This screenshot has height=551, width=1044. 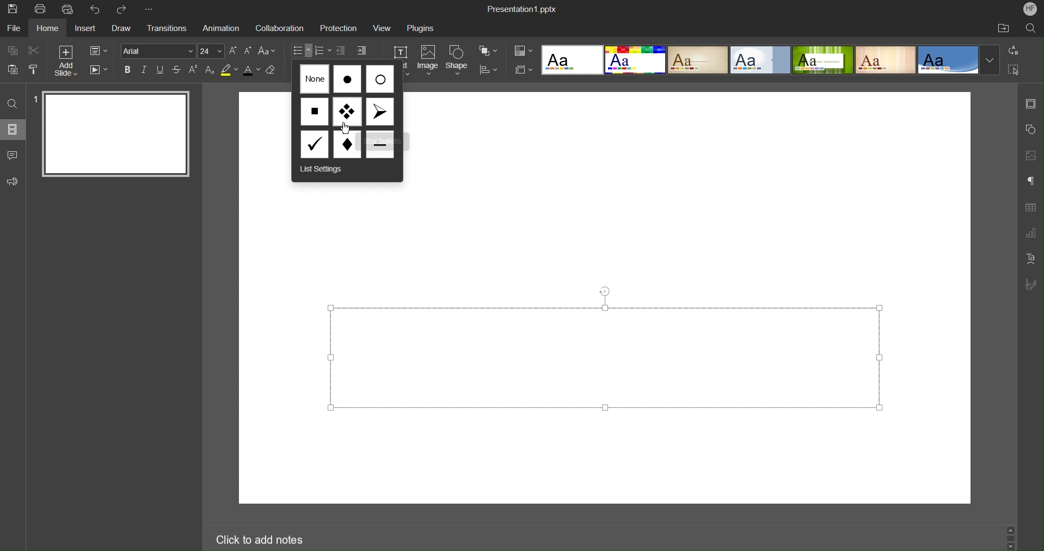 I want to click on scrollbar, so click(x=1010, y=538).